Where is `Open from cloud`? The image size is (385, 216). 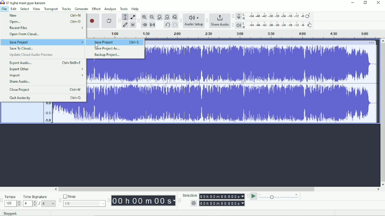 Open from cloud is located at coordinates (27, 35).